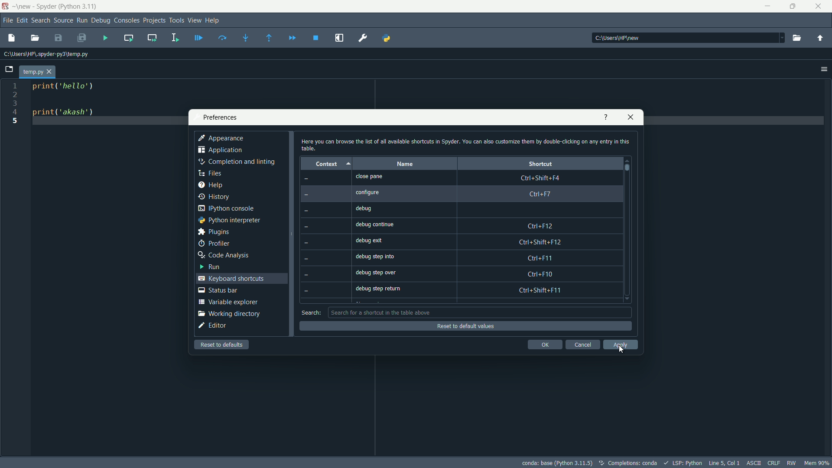 This screenshot has height=468, width=832. I want to click on context, so click(325, 165).